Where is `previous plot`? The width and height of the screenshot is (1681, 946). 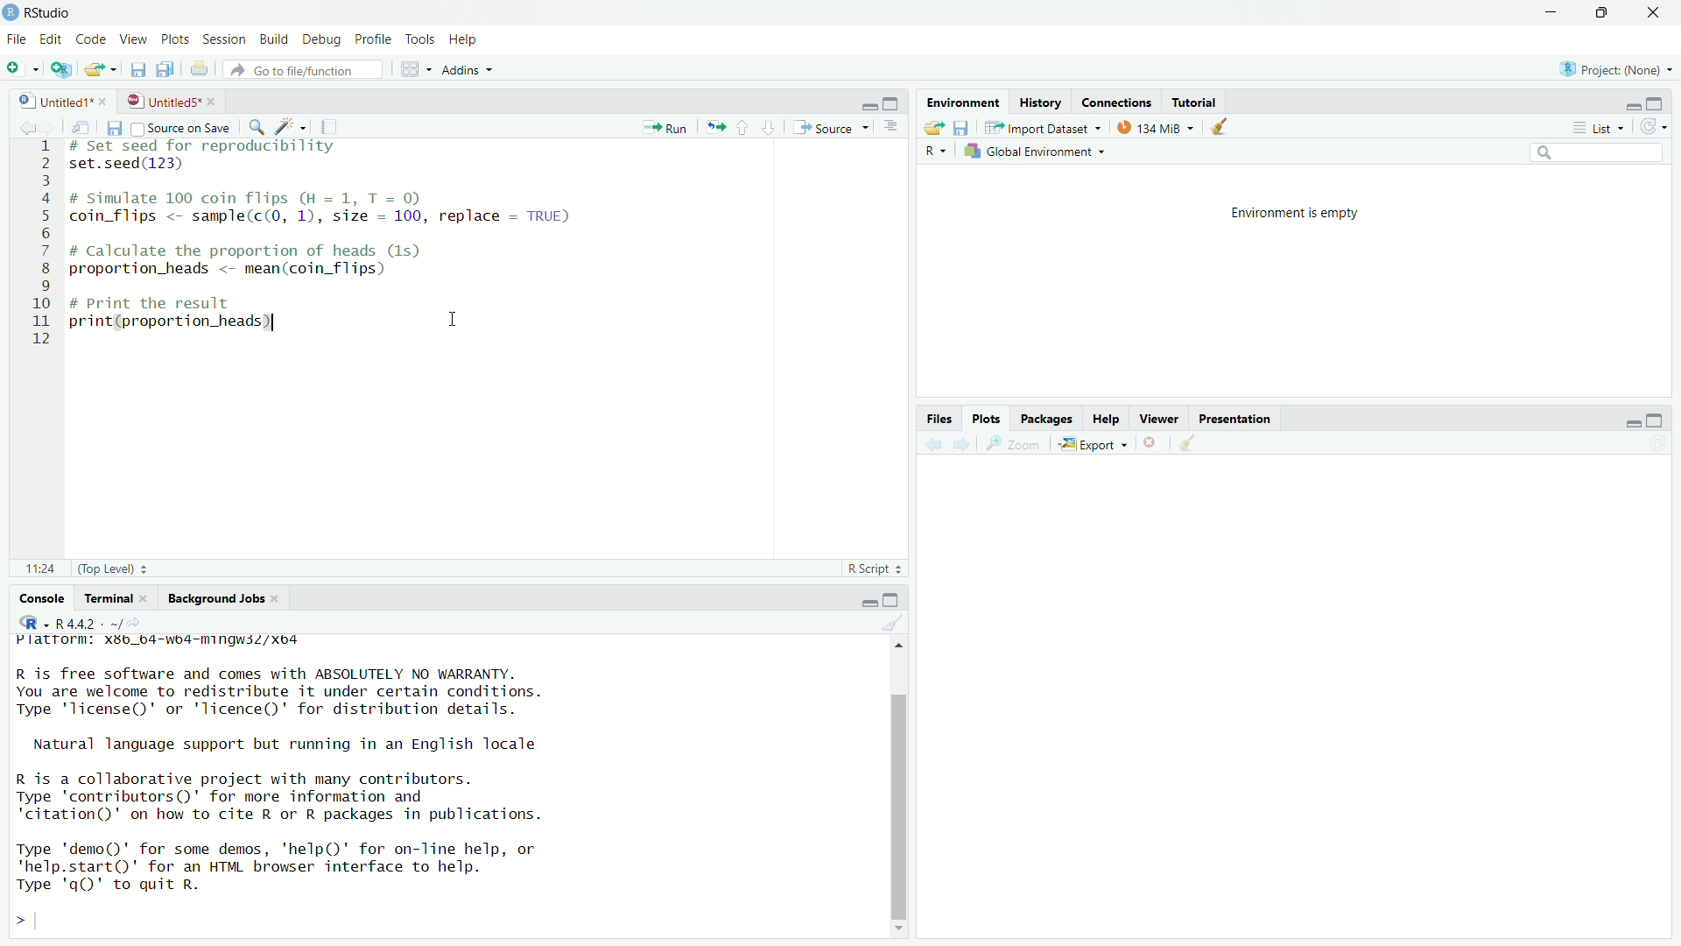 previous plot is located at coordinates (930, 445).